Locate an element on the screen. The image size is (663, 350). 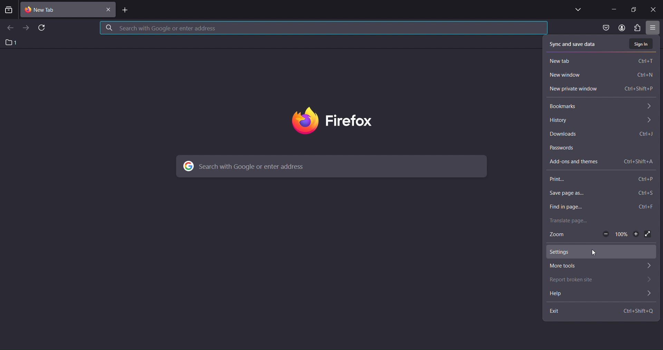
firefox is located at coordinates (330, 120).